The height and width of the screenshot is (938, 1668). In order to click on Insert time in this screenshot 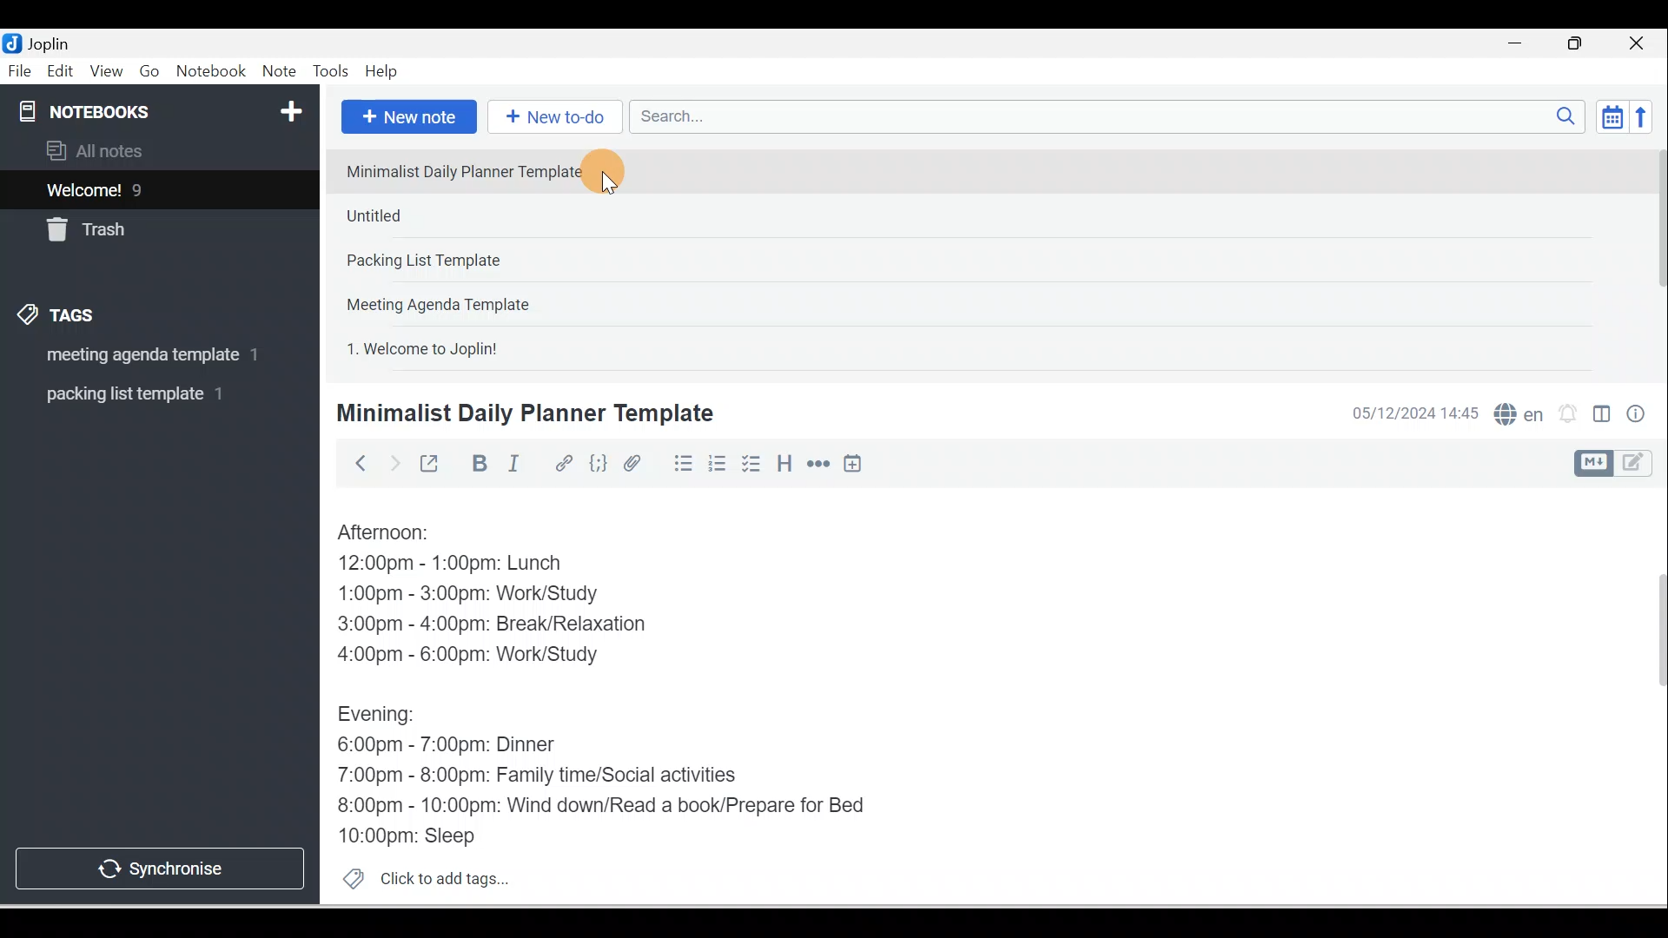, I will do `click(852, 465)`.